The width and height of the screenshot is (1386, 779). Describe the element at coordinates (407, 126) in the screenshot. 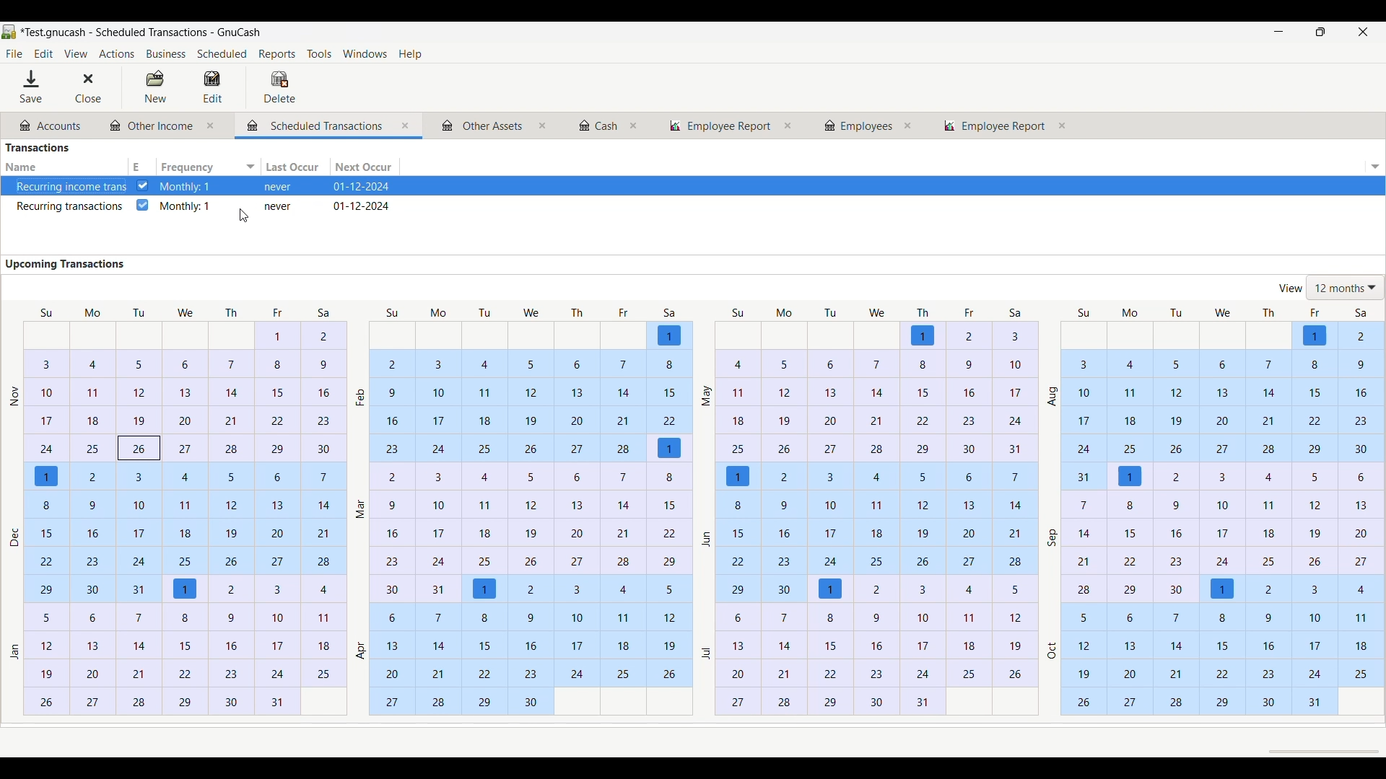

I see `Close scheduled transaction` at that location.